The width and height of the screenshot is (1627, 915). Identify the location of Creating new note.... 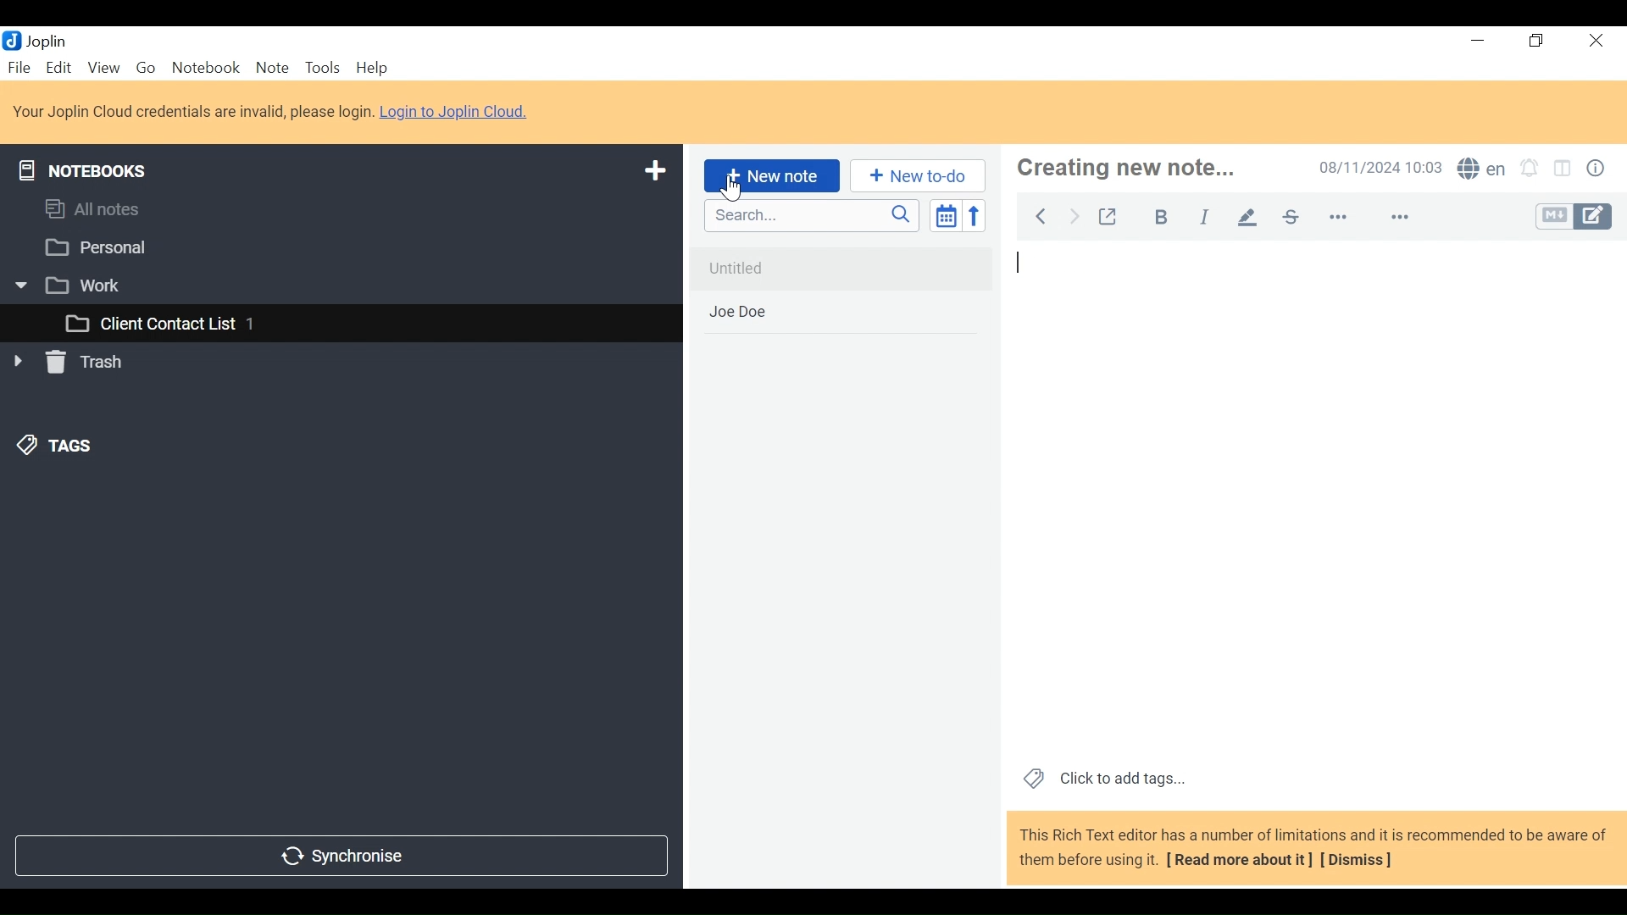
(1142, 168).